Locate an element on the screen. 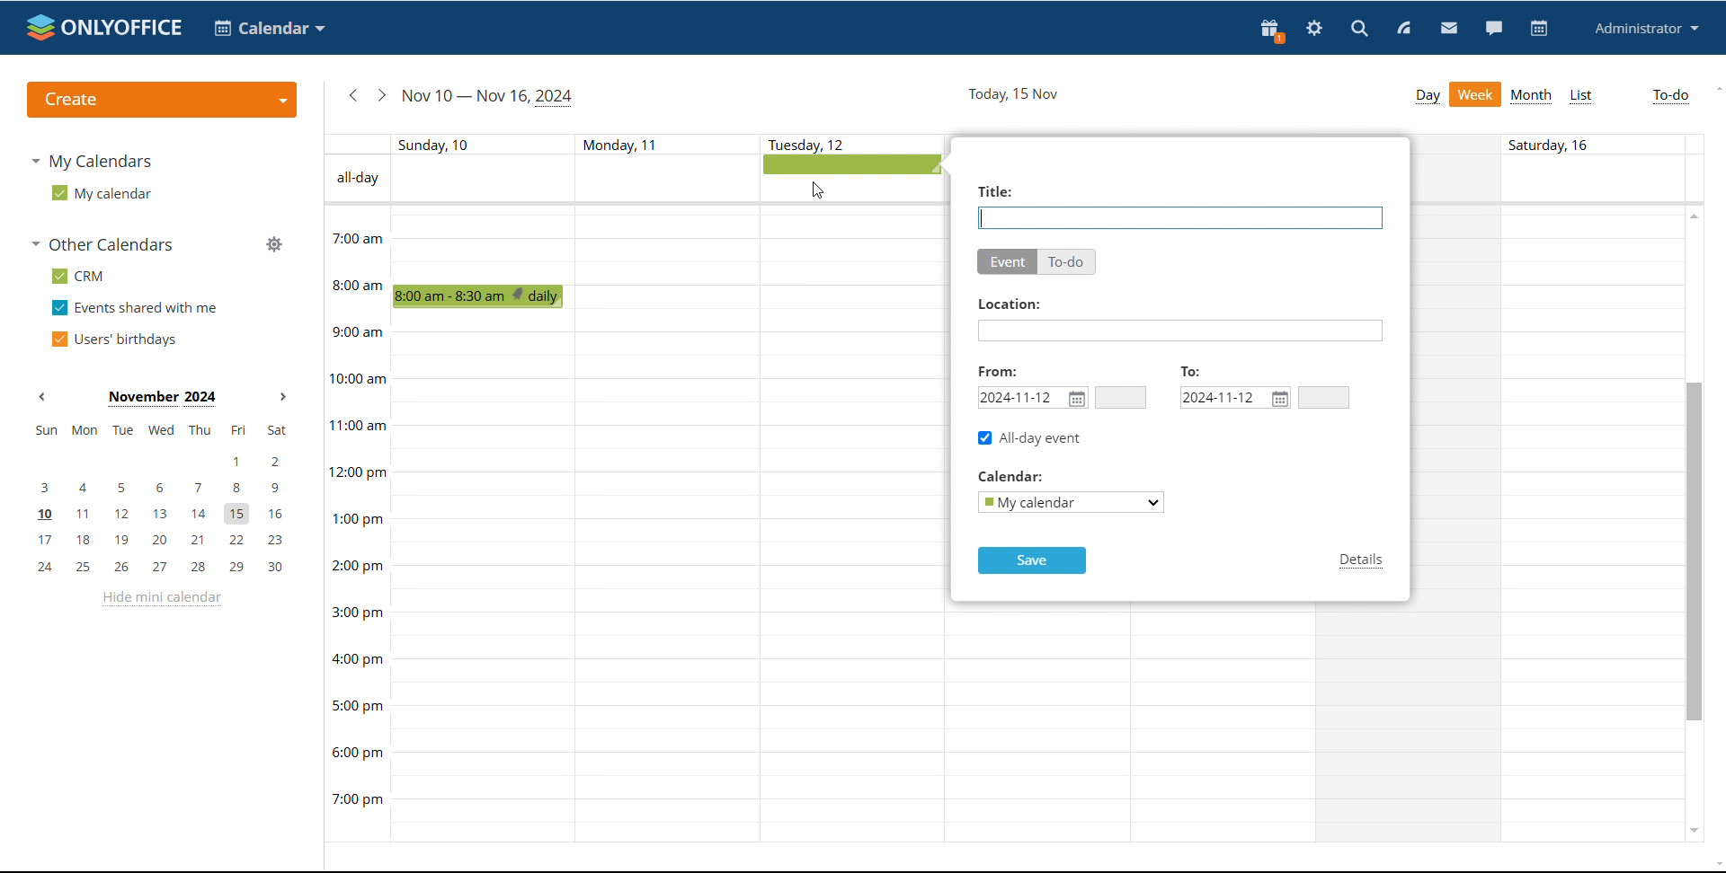 The height and width of the screenshot is (873, 1726). timeline is located at coordinates (355, 522).